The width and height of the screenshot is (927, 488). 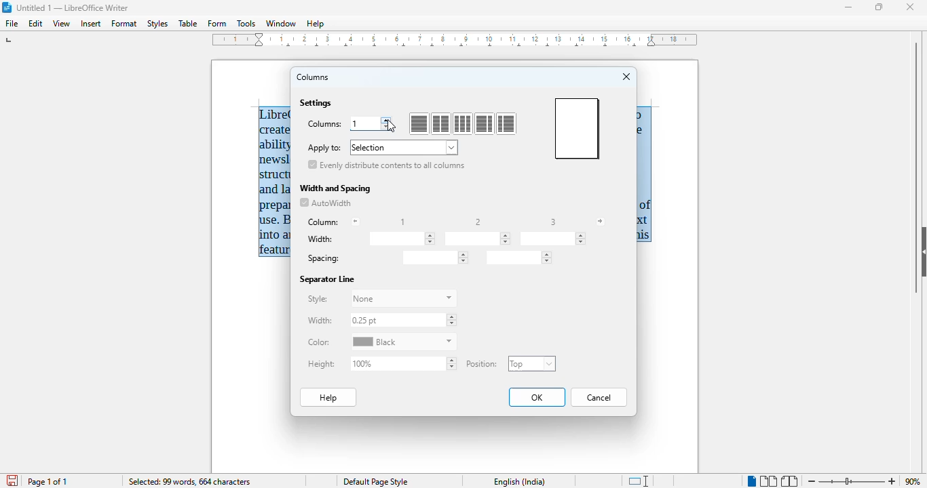 I want to click on width 2, so click(x=478, y=238).